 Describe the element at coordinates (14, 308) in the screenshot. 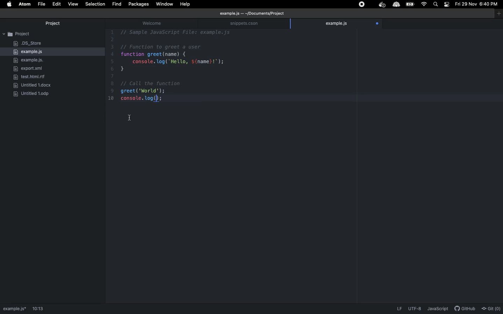

I see `path` at that location.